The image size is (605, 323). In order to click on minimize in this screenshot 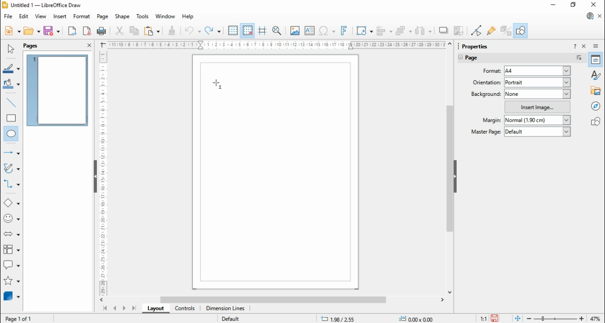, I will do `click(554, 5)`.